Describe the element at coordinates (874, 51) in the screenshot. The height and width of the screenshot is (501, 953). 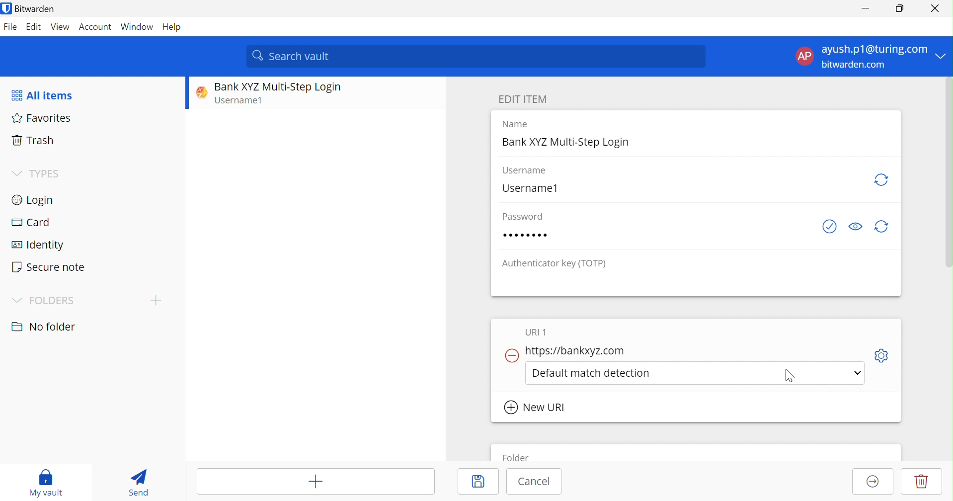
I see `ayush.p1@turing.com` at that location.